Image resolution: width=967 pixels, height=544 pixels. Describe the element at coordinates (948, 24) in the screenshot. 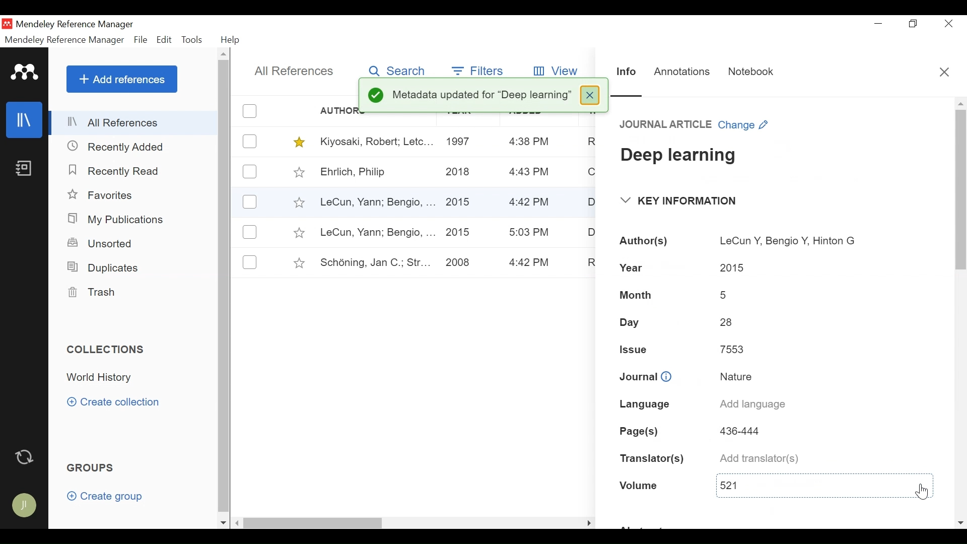

I see `Close` at that location.